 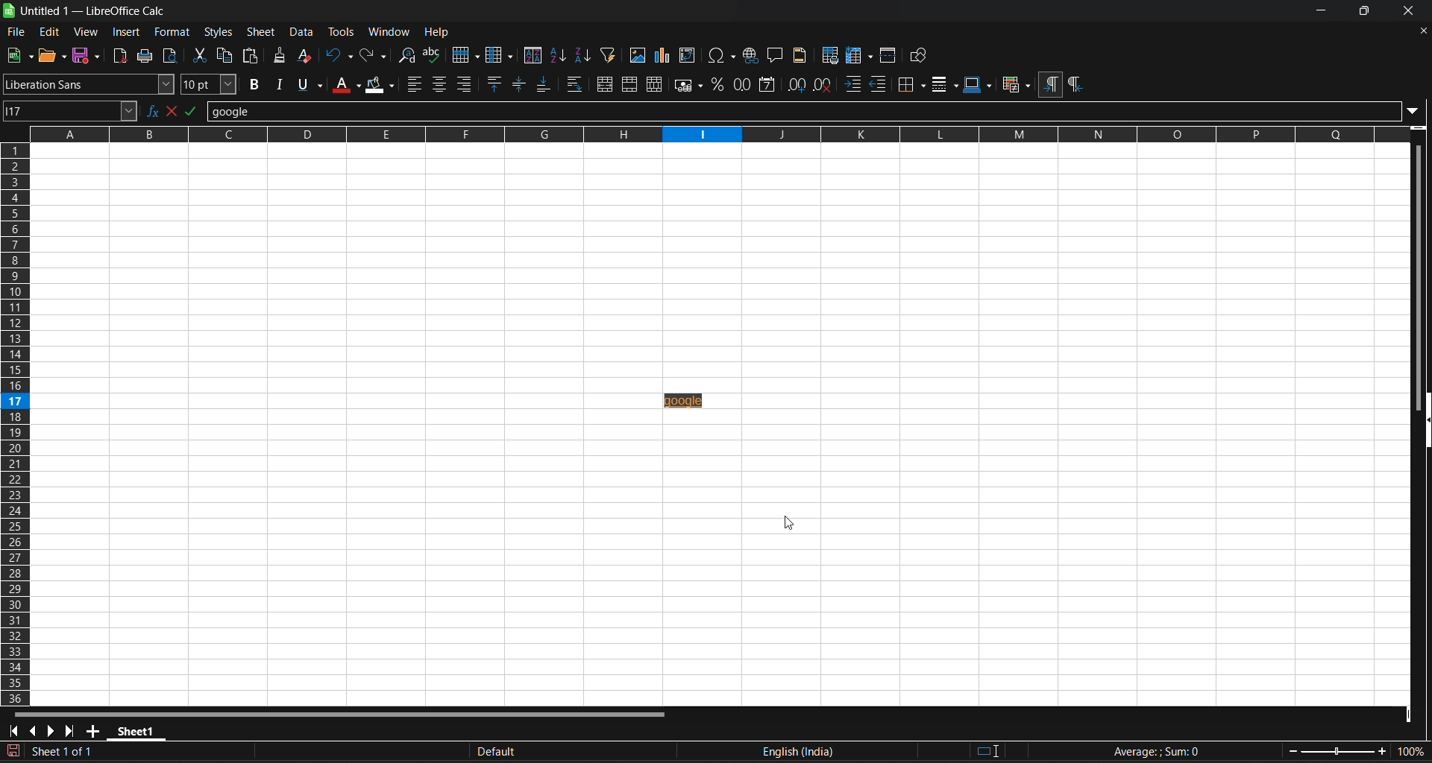 I want to click on wrap text, so click(x=576, y=84).